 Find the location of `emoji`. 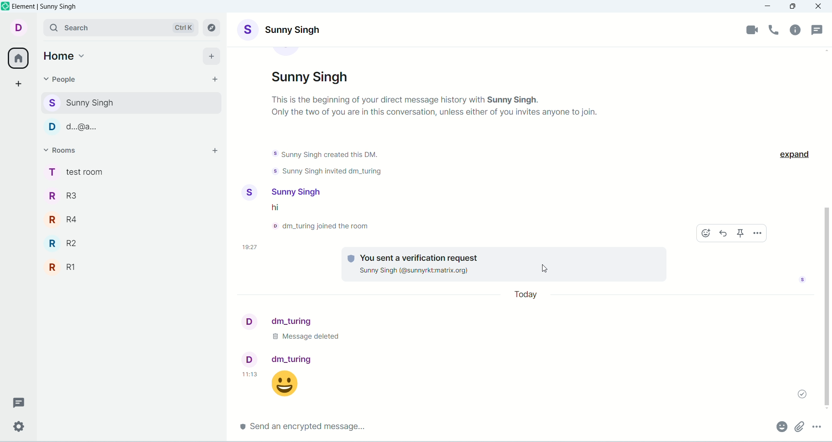

emoji is located at coordinates (705, 233).